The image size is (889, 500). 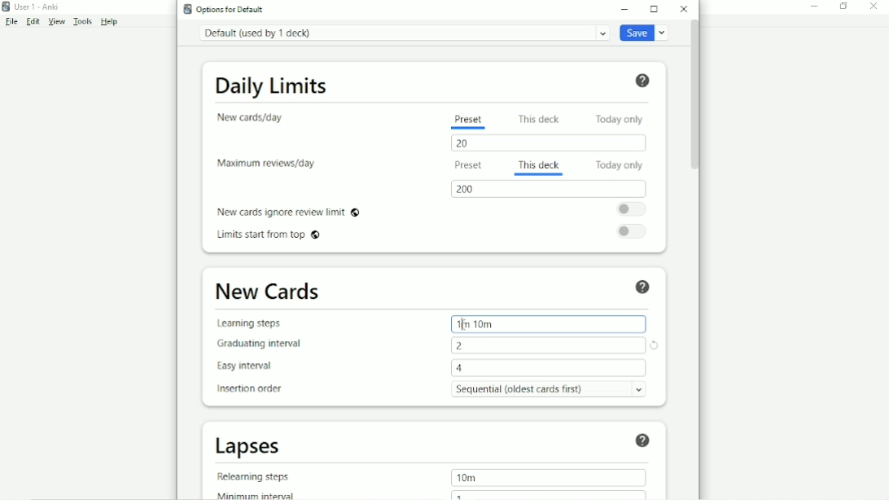 What do you see at coordinates (251, 325) in the screenshot?
I see `Learning steps` at bounding box center [251, 325].